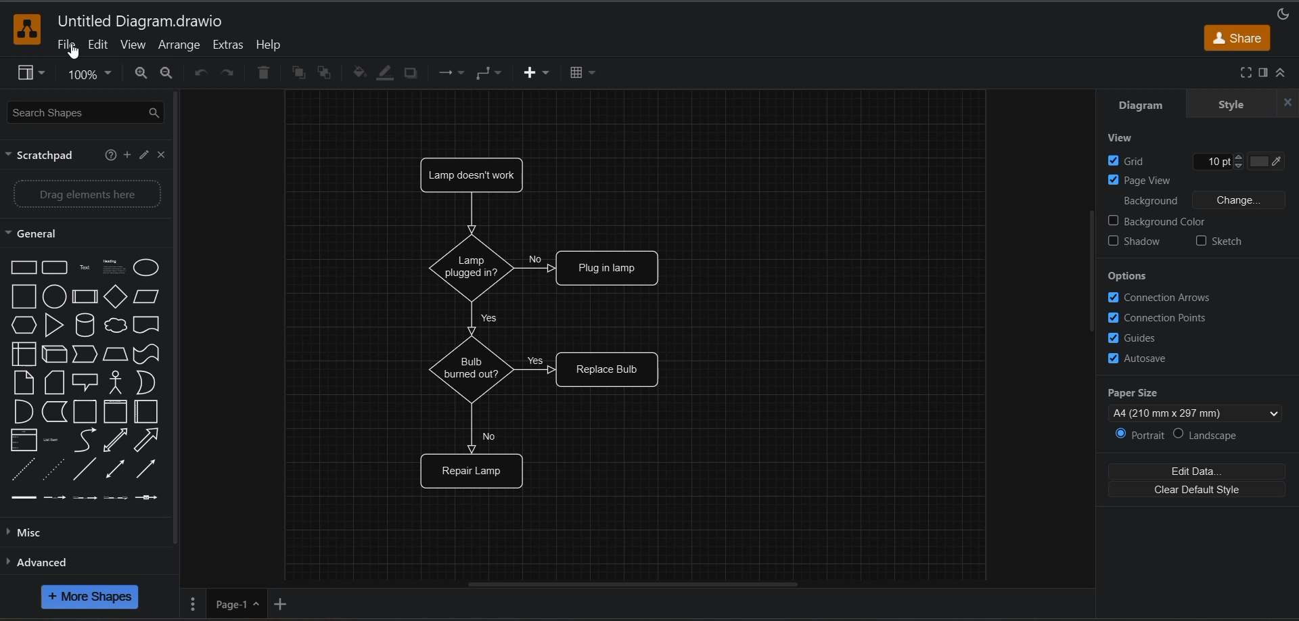  I want to click on portrait, so click(1133, 434).